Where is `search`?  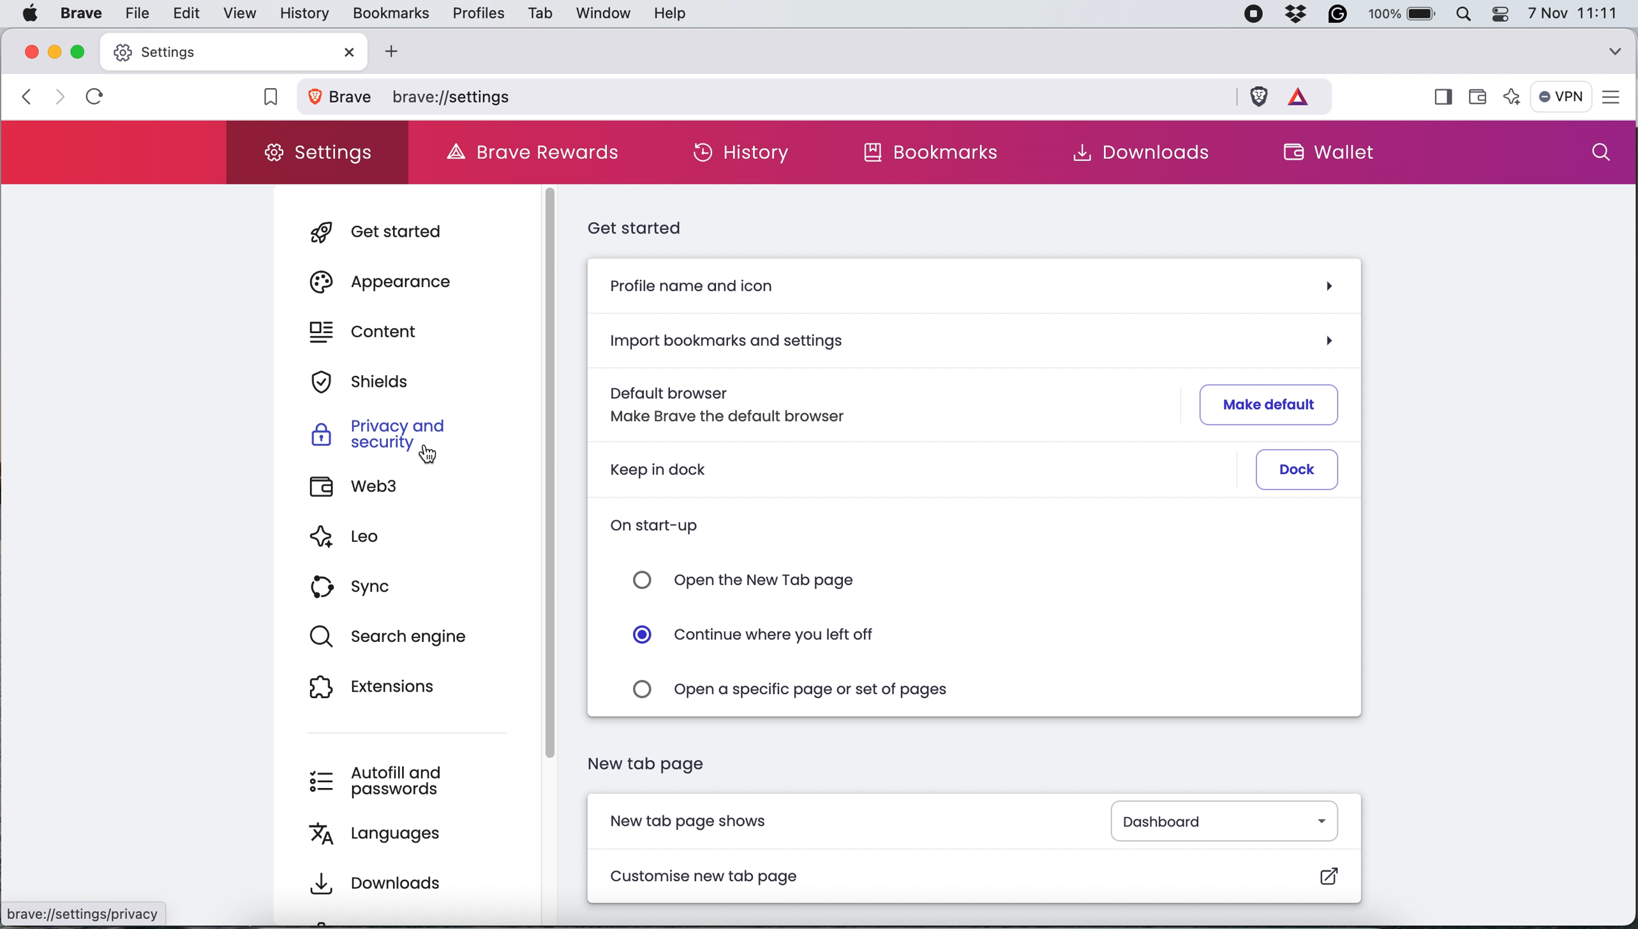
search is located at coordinates (1601, 153).